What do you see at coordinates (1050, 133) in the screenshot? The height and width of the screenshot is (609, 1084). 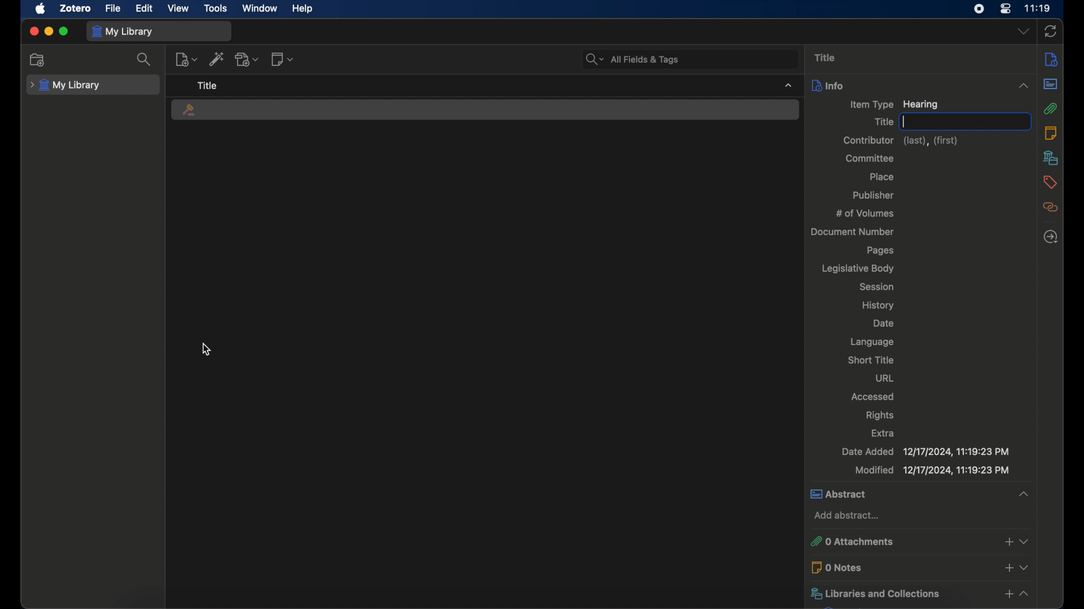 I see `notes` at bounding box center [1050, 133].